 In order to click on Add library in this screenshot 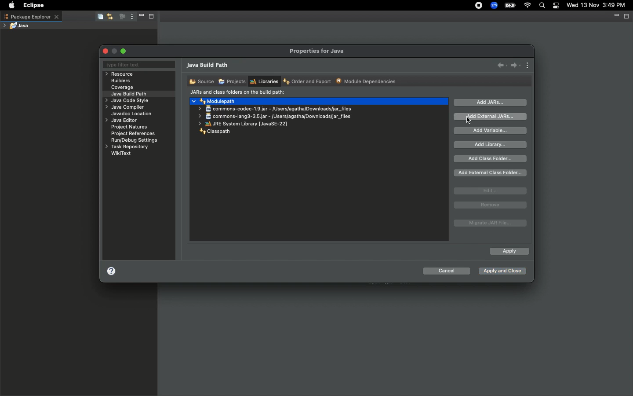, I will do `click(491, 145)`.